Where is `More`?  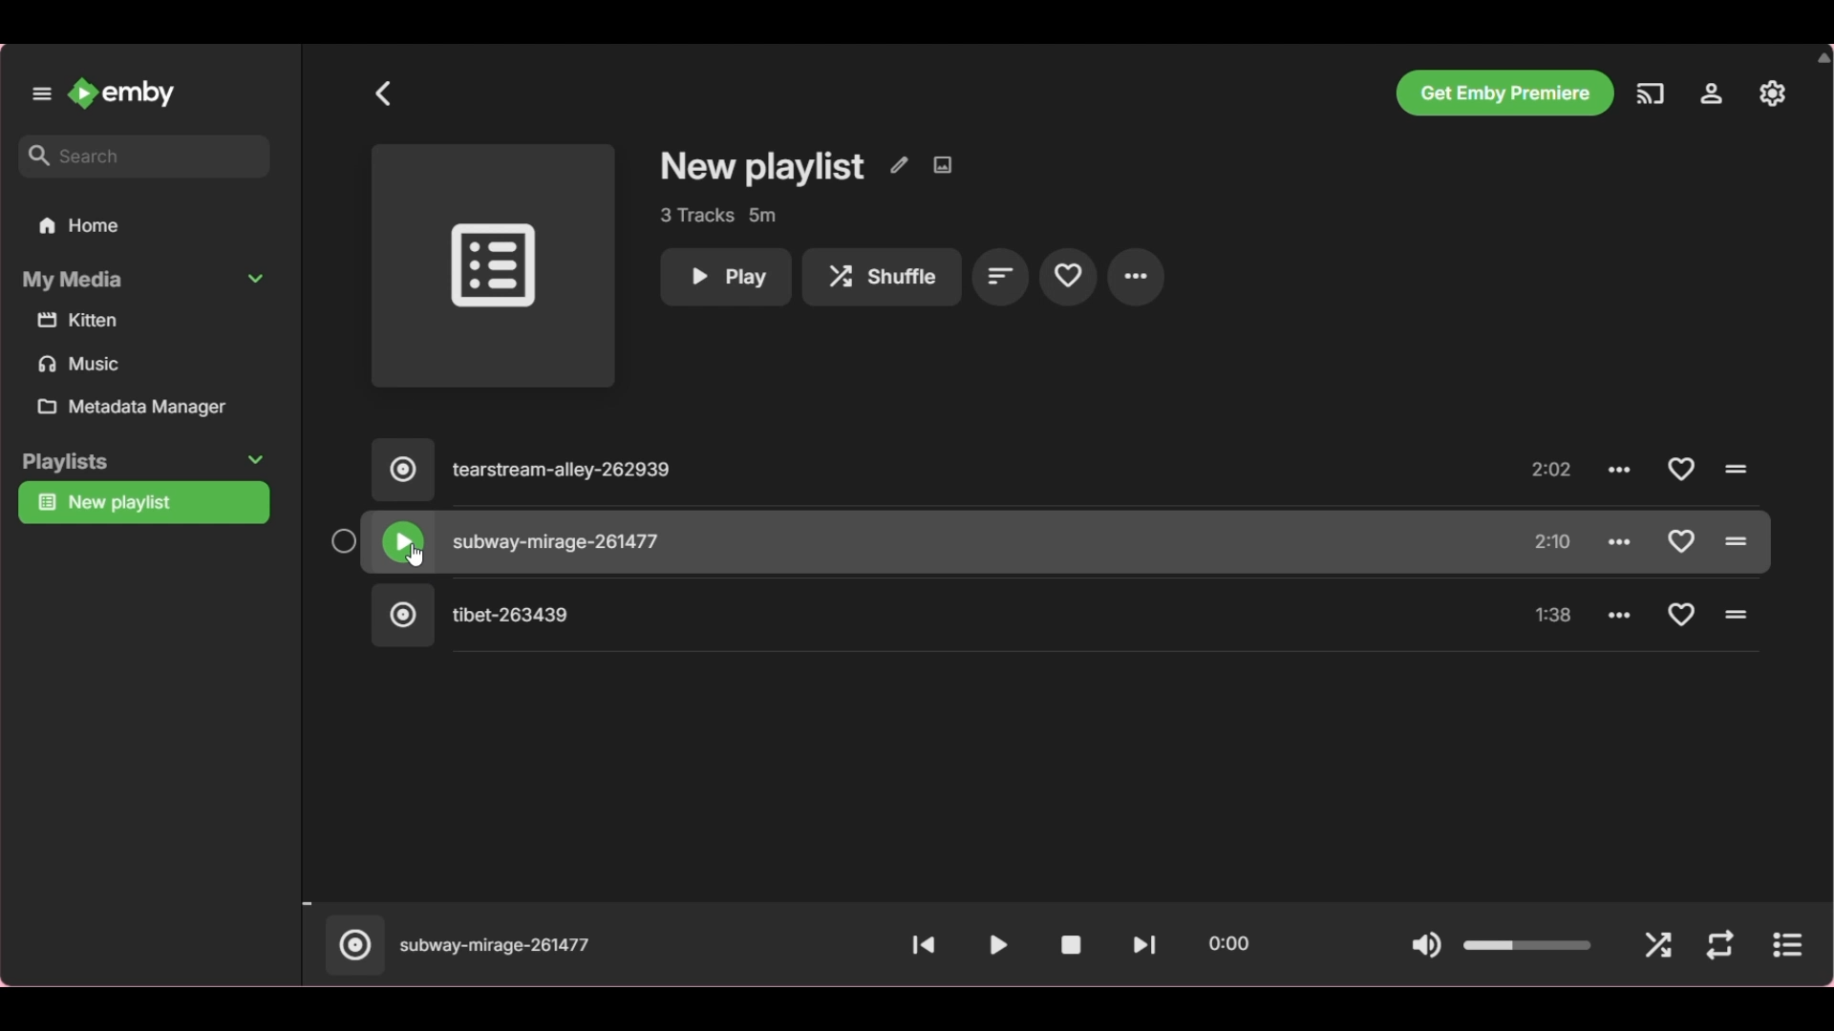 More is located at coordinates (1136, 277).